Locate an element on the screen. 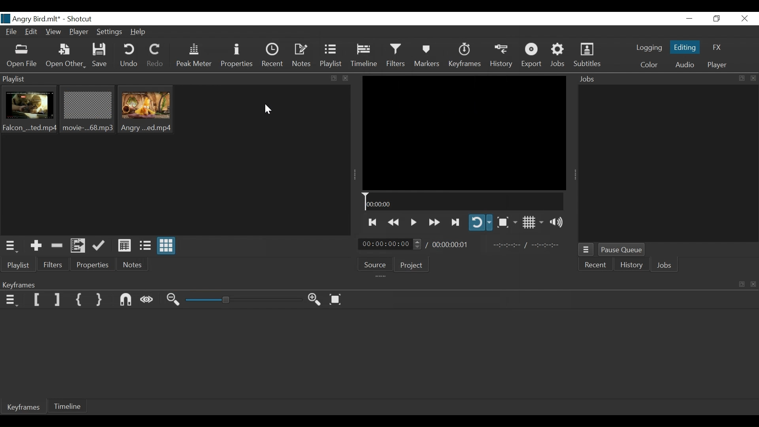 The width and height of the screenshot is (759, 427). History is located at coordinates (501, 55).